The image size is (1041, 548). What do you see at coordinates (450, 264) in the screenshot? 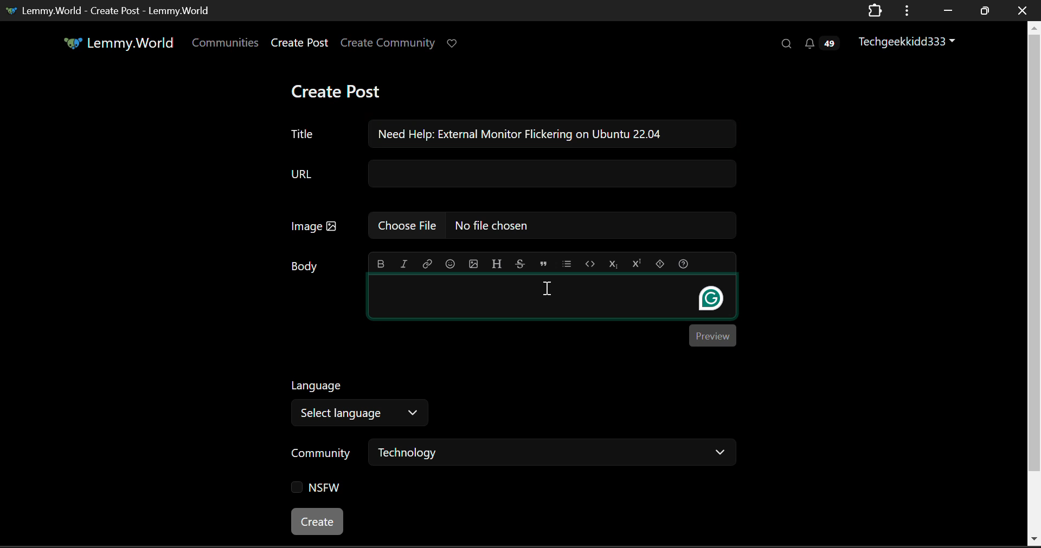
I see `Insert Emoji` at bounding box center [450, 264].